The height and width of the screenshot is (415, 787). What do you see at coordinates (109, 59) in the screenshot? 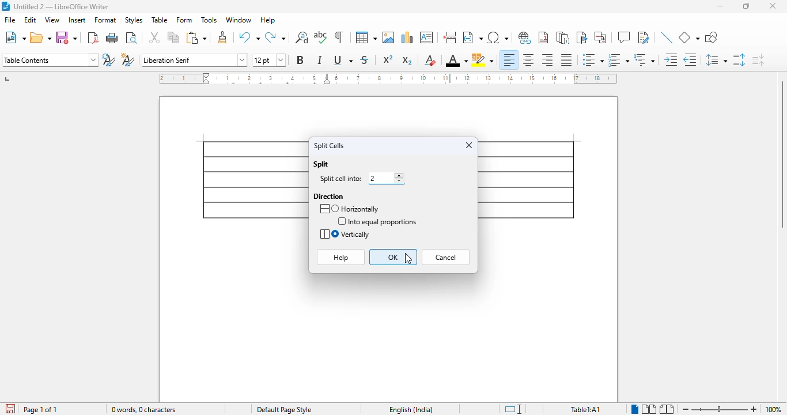
I see `update selected style` at bounding box center [109, 59].